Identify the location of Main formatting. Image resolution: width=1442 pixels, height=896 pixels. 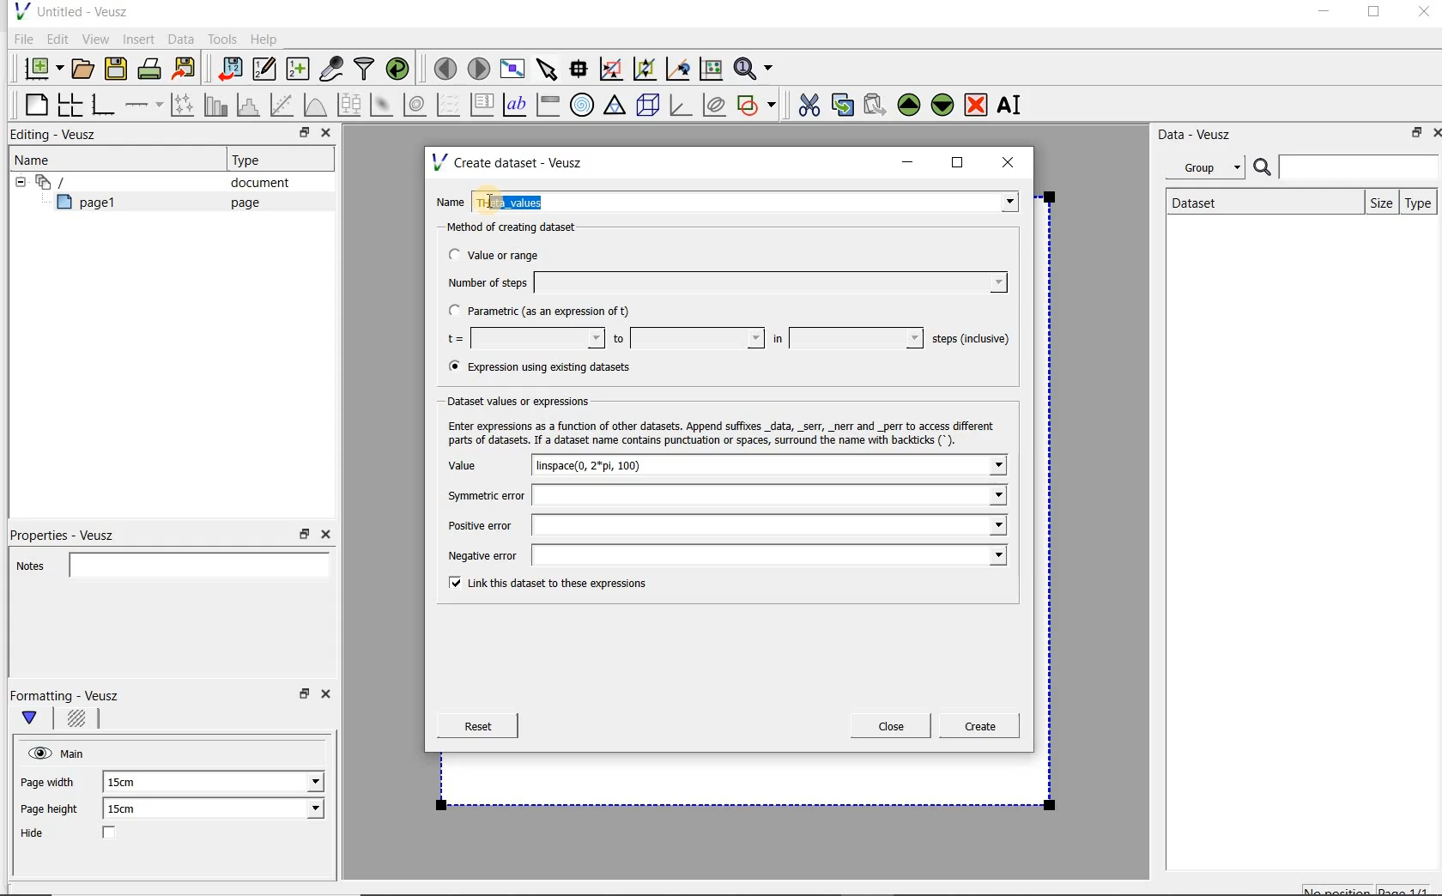
(37, 719).